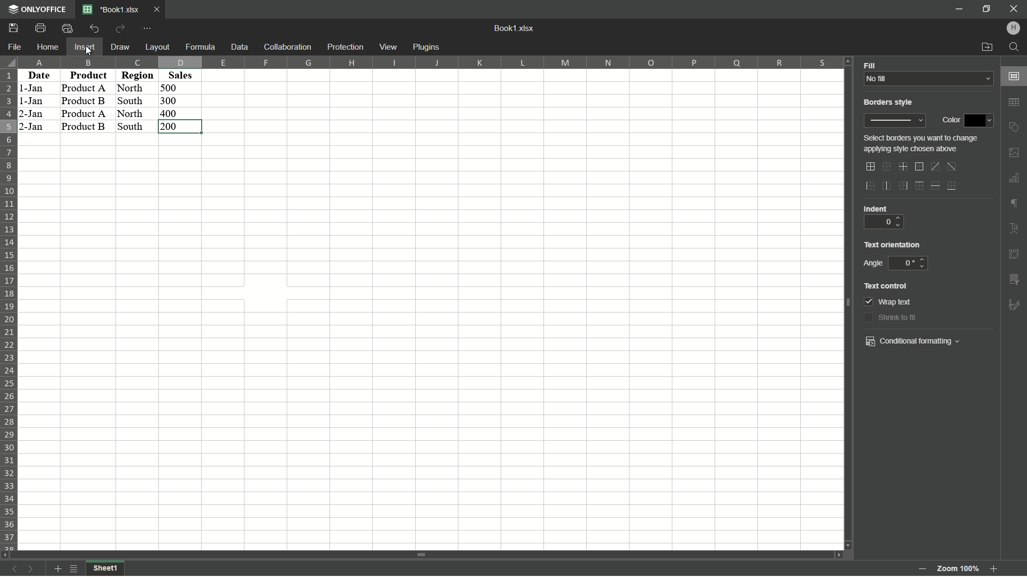 The image size is (1027, 577). Describe the element at coordinates (49, 46) in the screenshot. I see `Home` at that location.